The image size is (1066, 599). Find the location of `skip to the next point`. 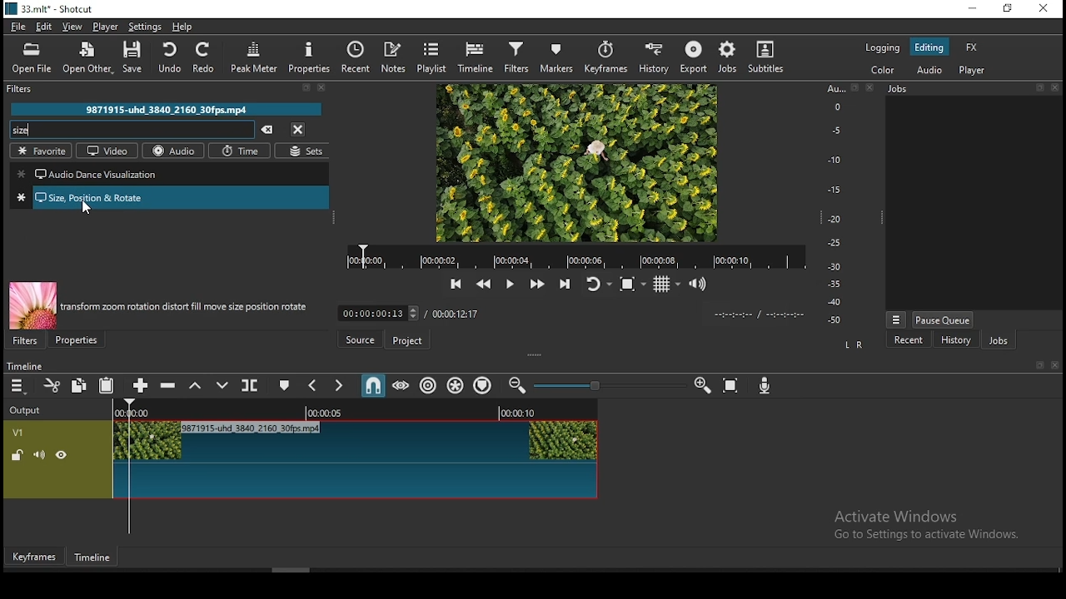

skip to the next point is located at coordinates (564, 283).